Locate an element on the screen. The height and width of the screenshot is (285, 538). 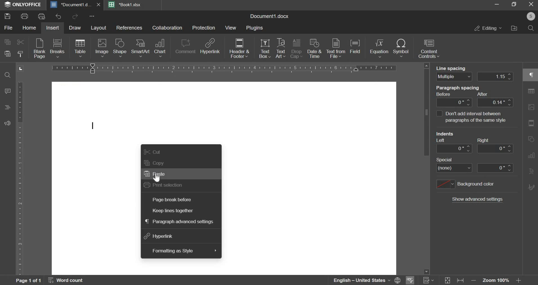
Image Tool is located at coordinates (531, 123).